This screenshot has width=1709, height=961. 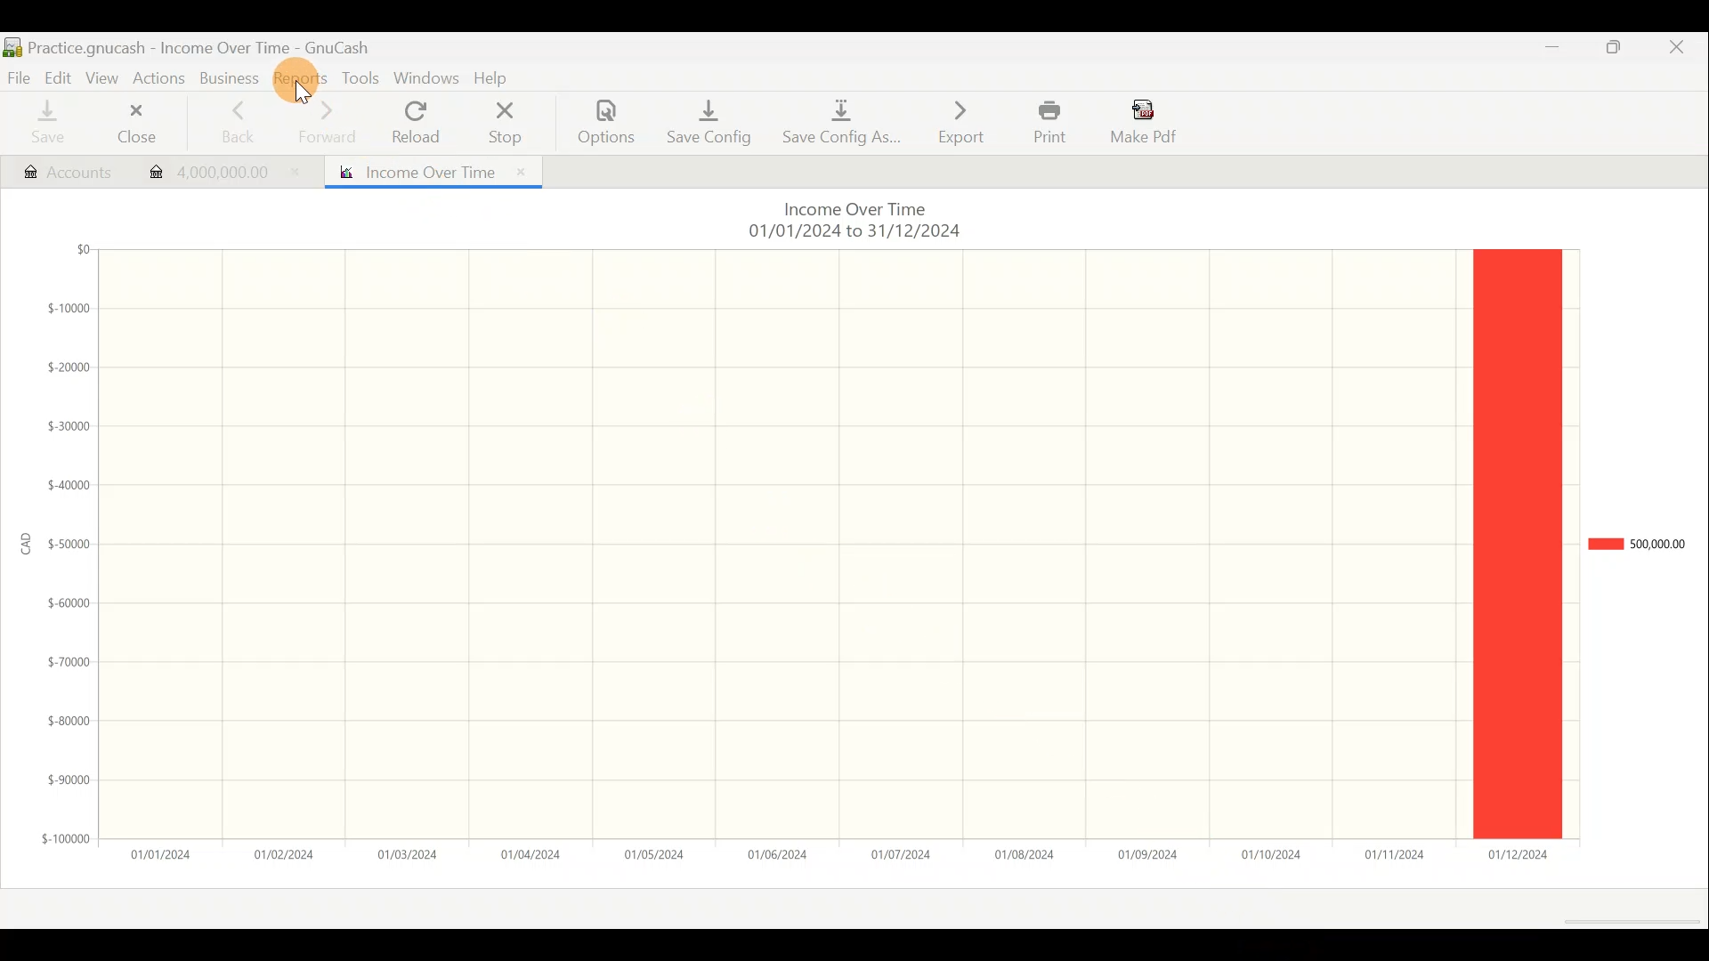 What do you see at coordinates (1638, 542) in the screenshot?
I see `Chart legend` at bounding box center [1638, 542].